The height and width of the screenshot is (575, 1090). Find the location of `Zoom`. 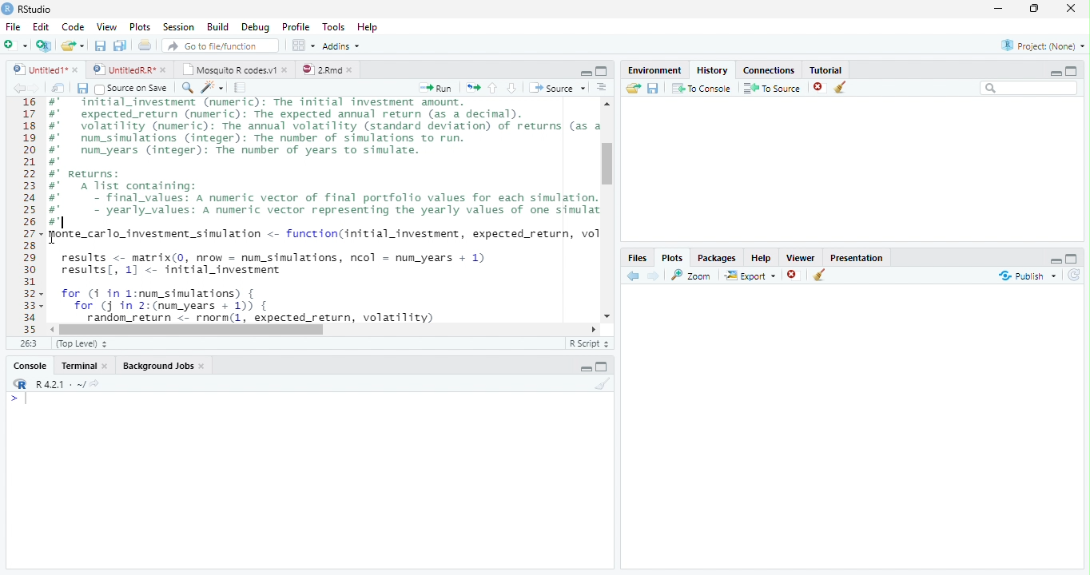

Zoom is located at coordinates (692, 275).